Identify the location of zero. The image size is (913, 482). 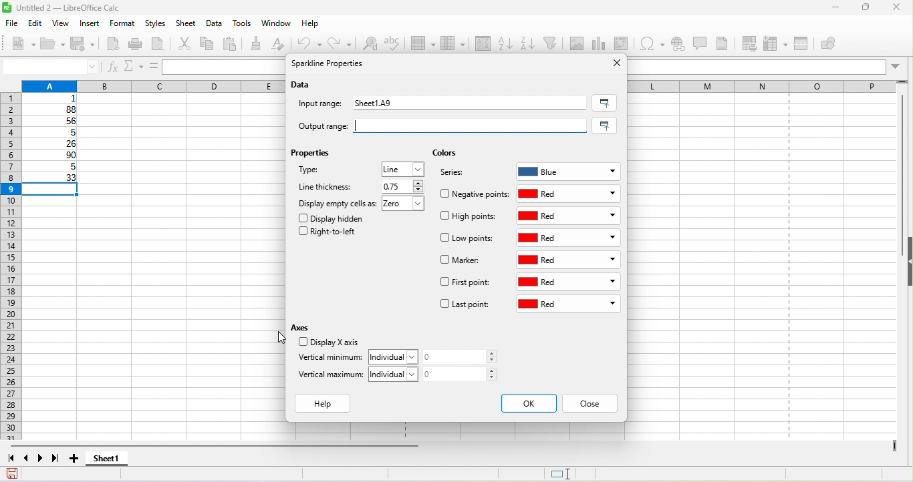
(406, 205).